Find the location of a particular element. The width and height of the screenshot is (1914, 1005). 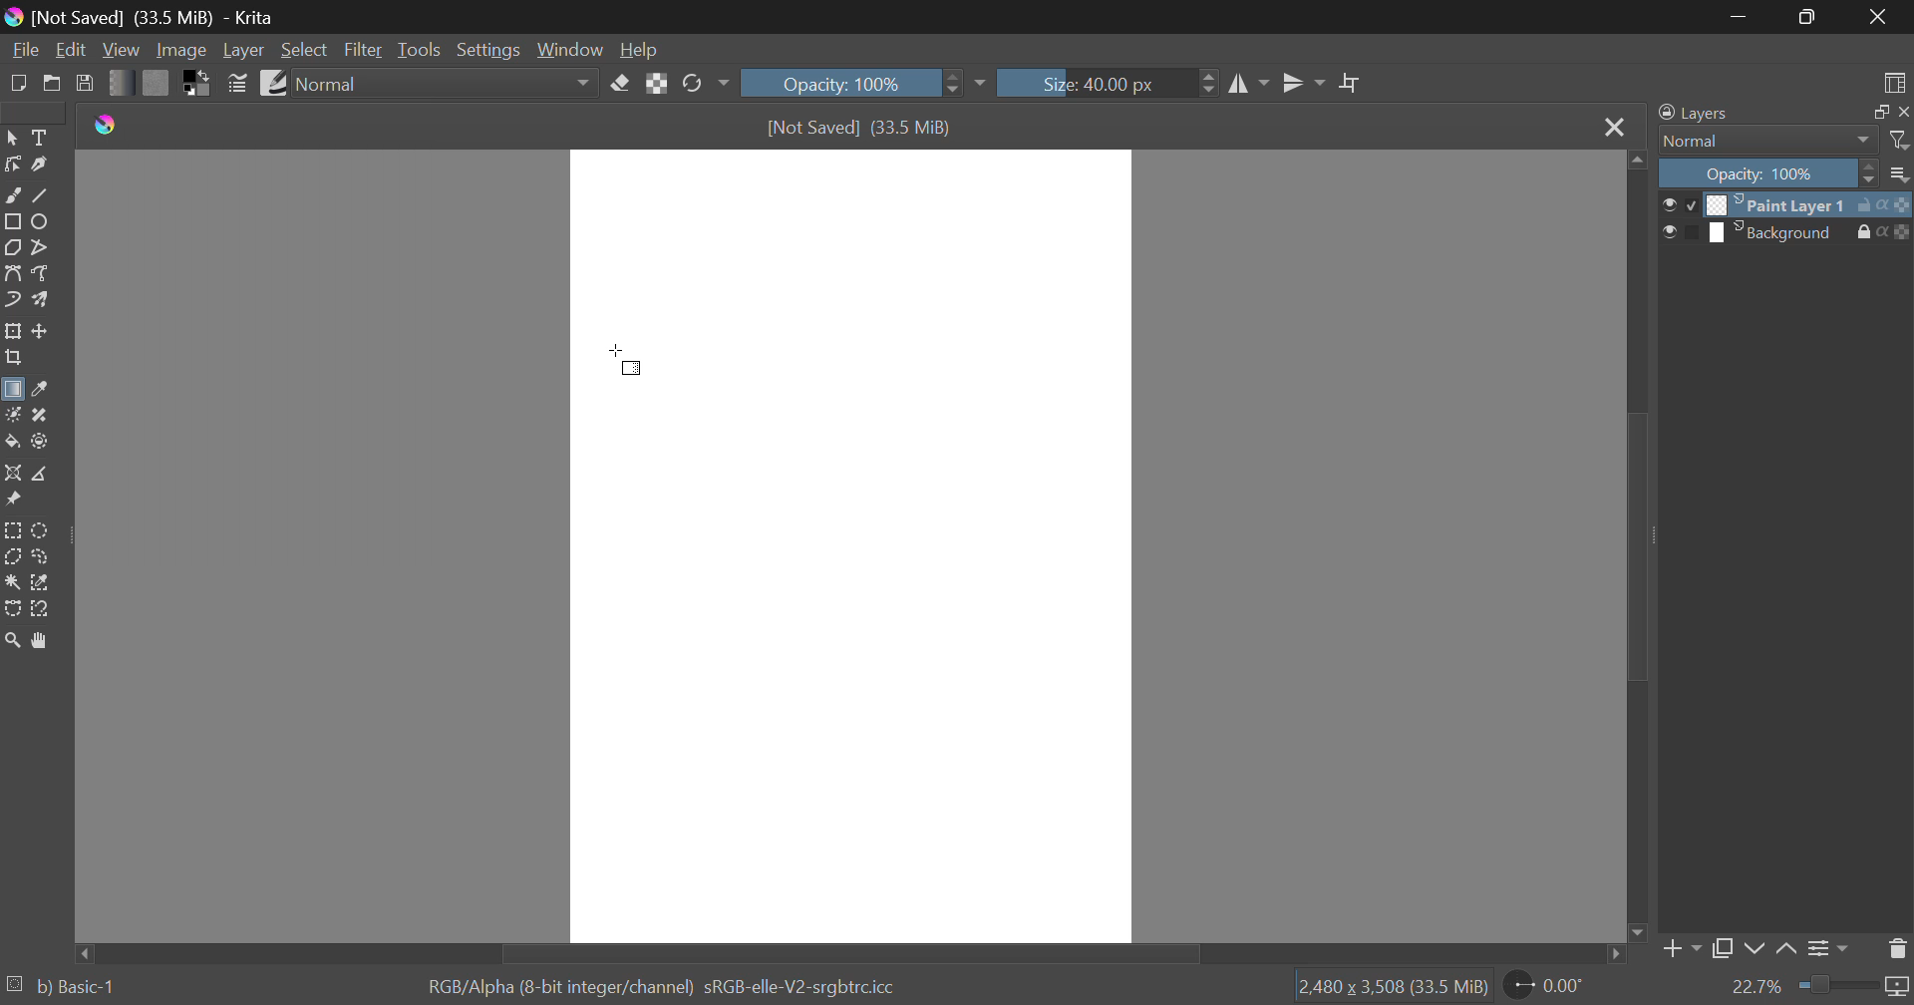

Magnetic Selection is located at coordinates (40, 609).